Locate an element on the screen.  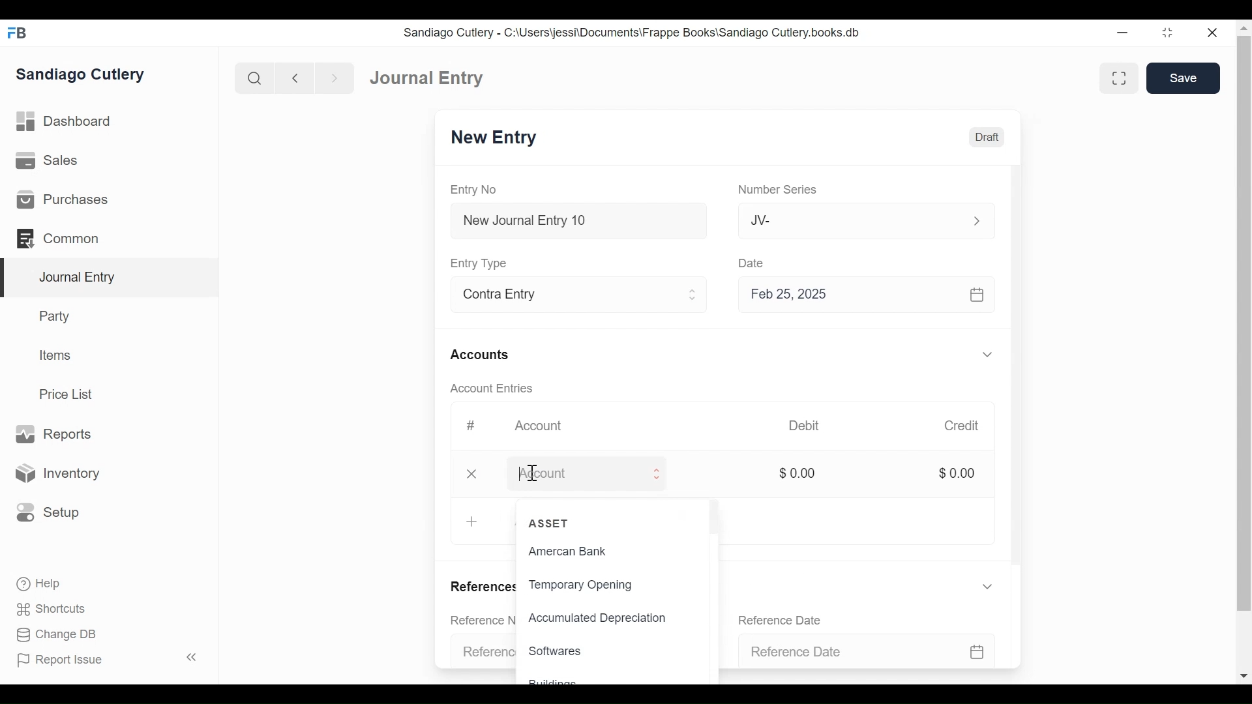
Close is located at coordinates (1215, 32).